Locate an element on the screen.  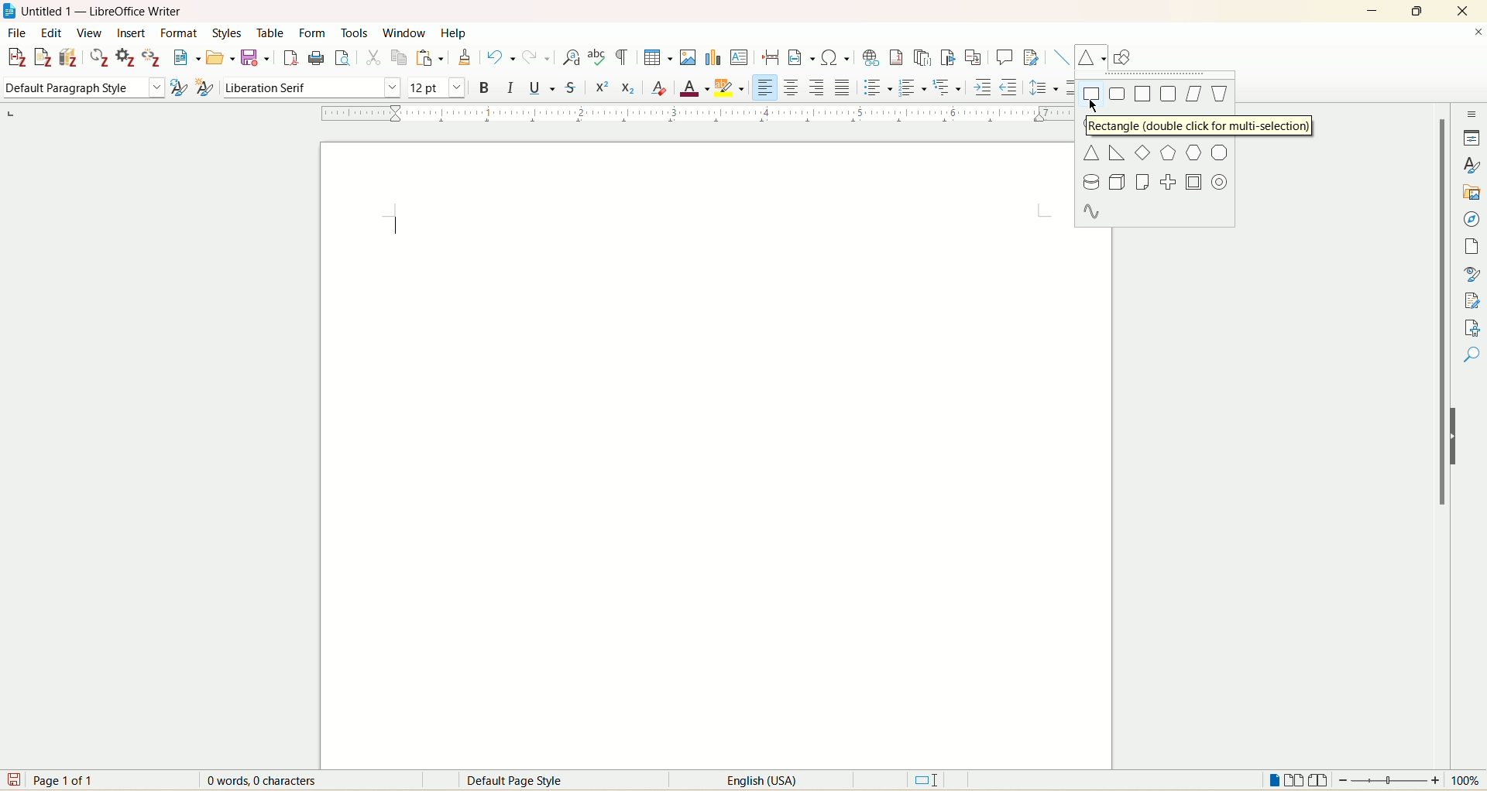
properties is located at coordinates (1472, 138).